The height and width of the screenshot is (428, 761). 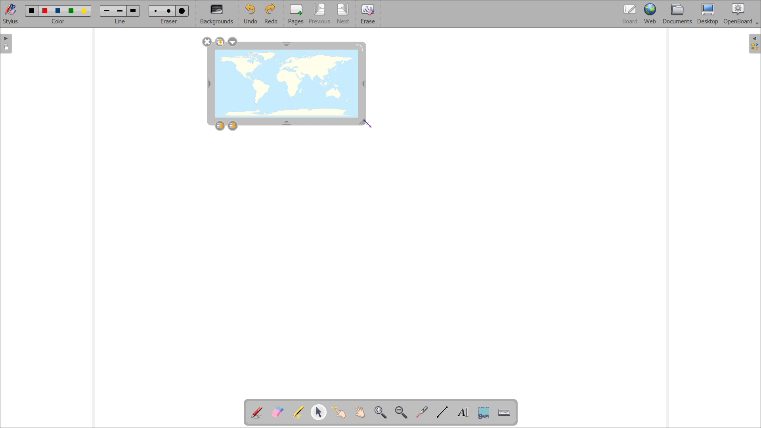 What do you see at coordinates (284, 84) in the screenshot?
I see `image` at bounding box center [284, 84].